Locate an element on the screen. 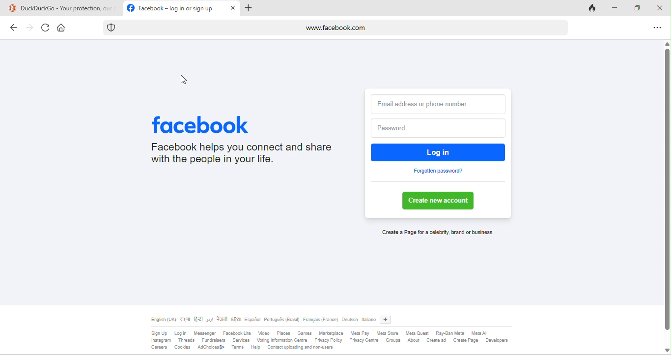 This screenshot has width=671, height=355. minimize is located at coordinates (619, 9).